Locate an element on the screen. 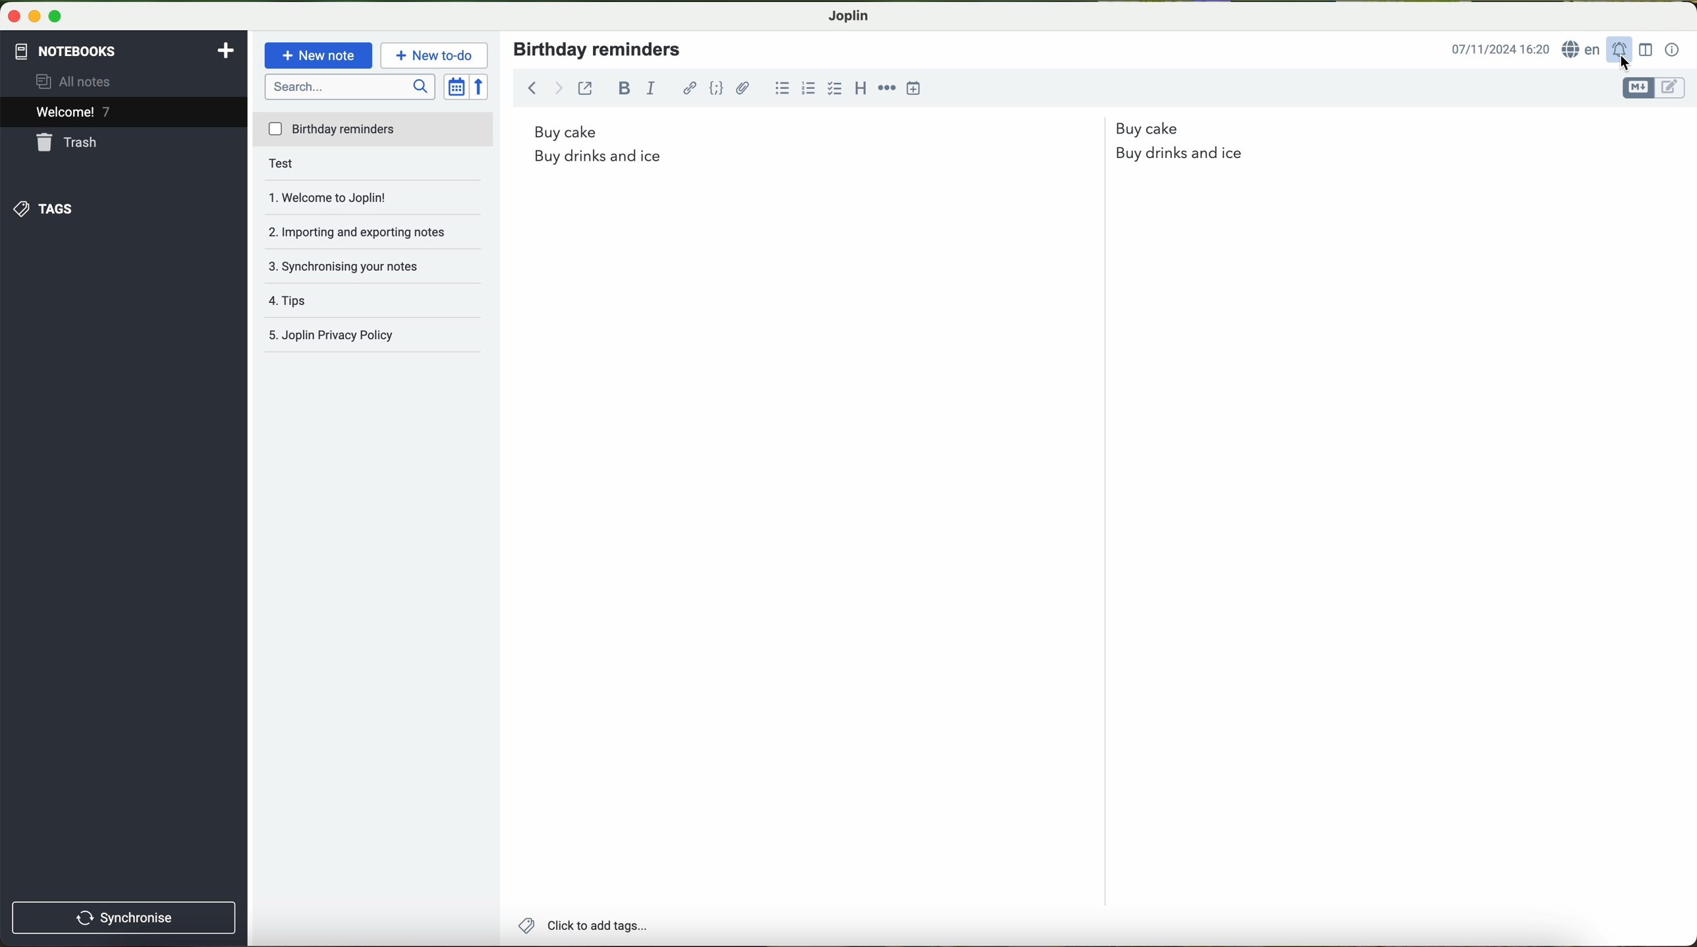  bulleted list is located at coordinates (783, 88).